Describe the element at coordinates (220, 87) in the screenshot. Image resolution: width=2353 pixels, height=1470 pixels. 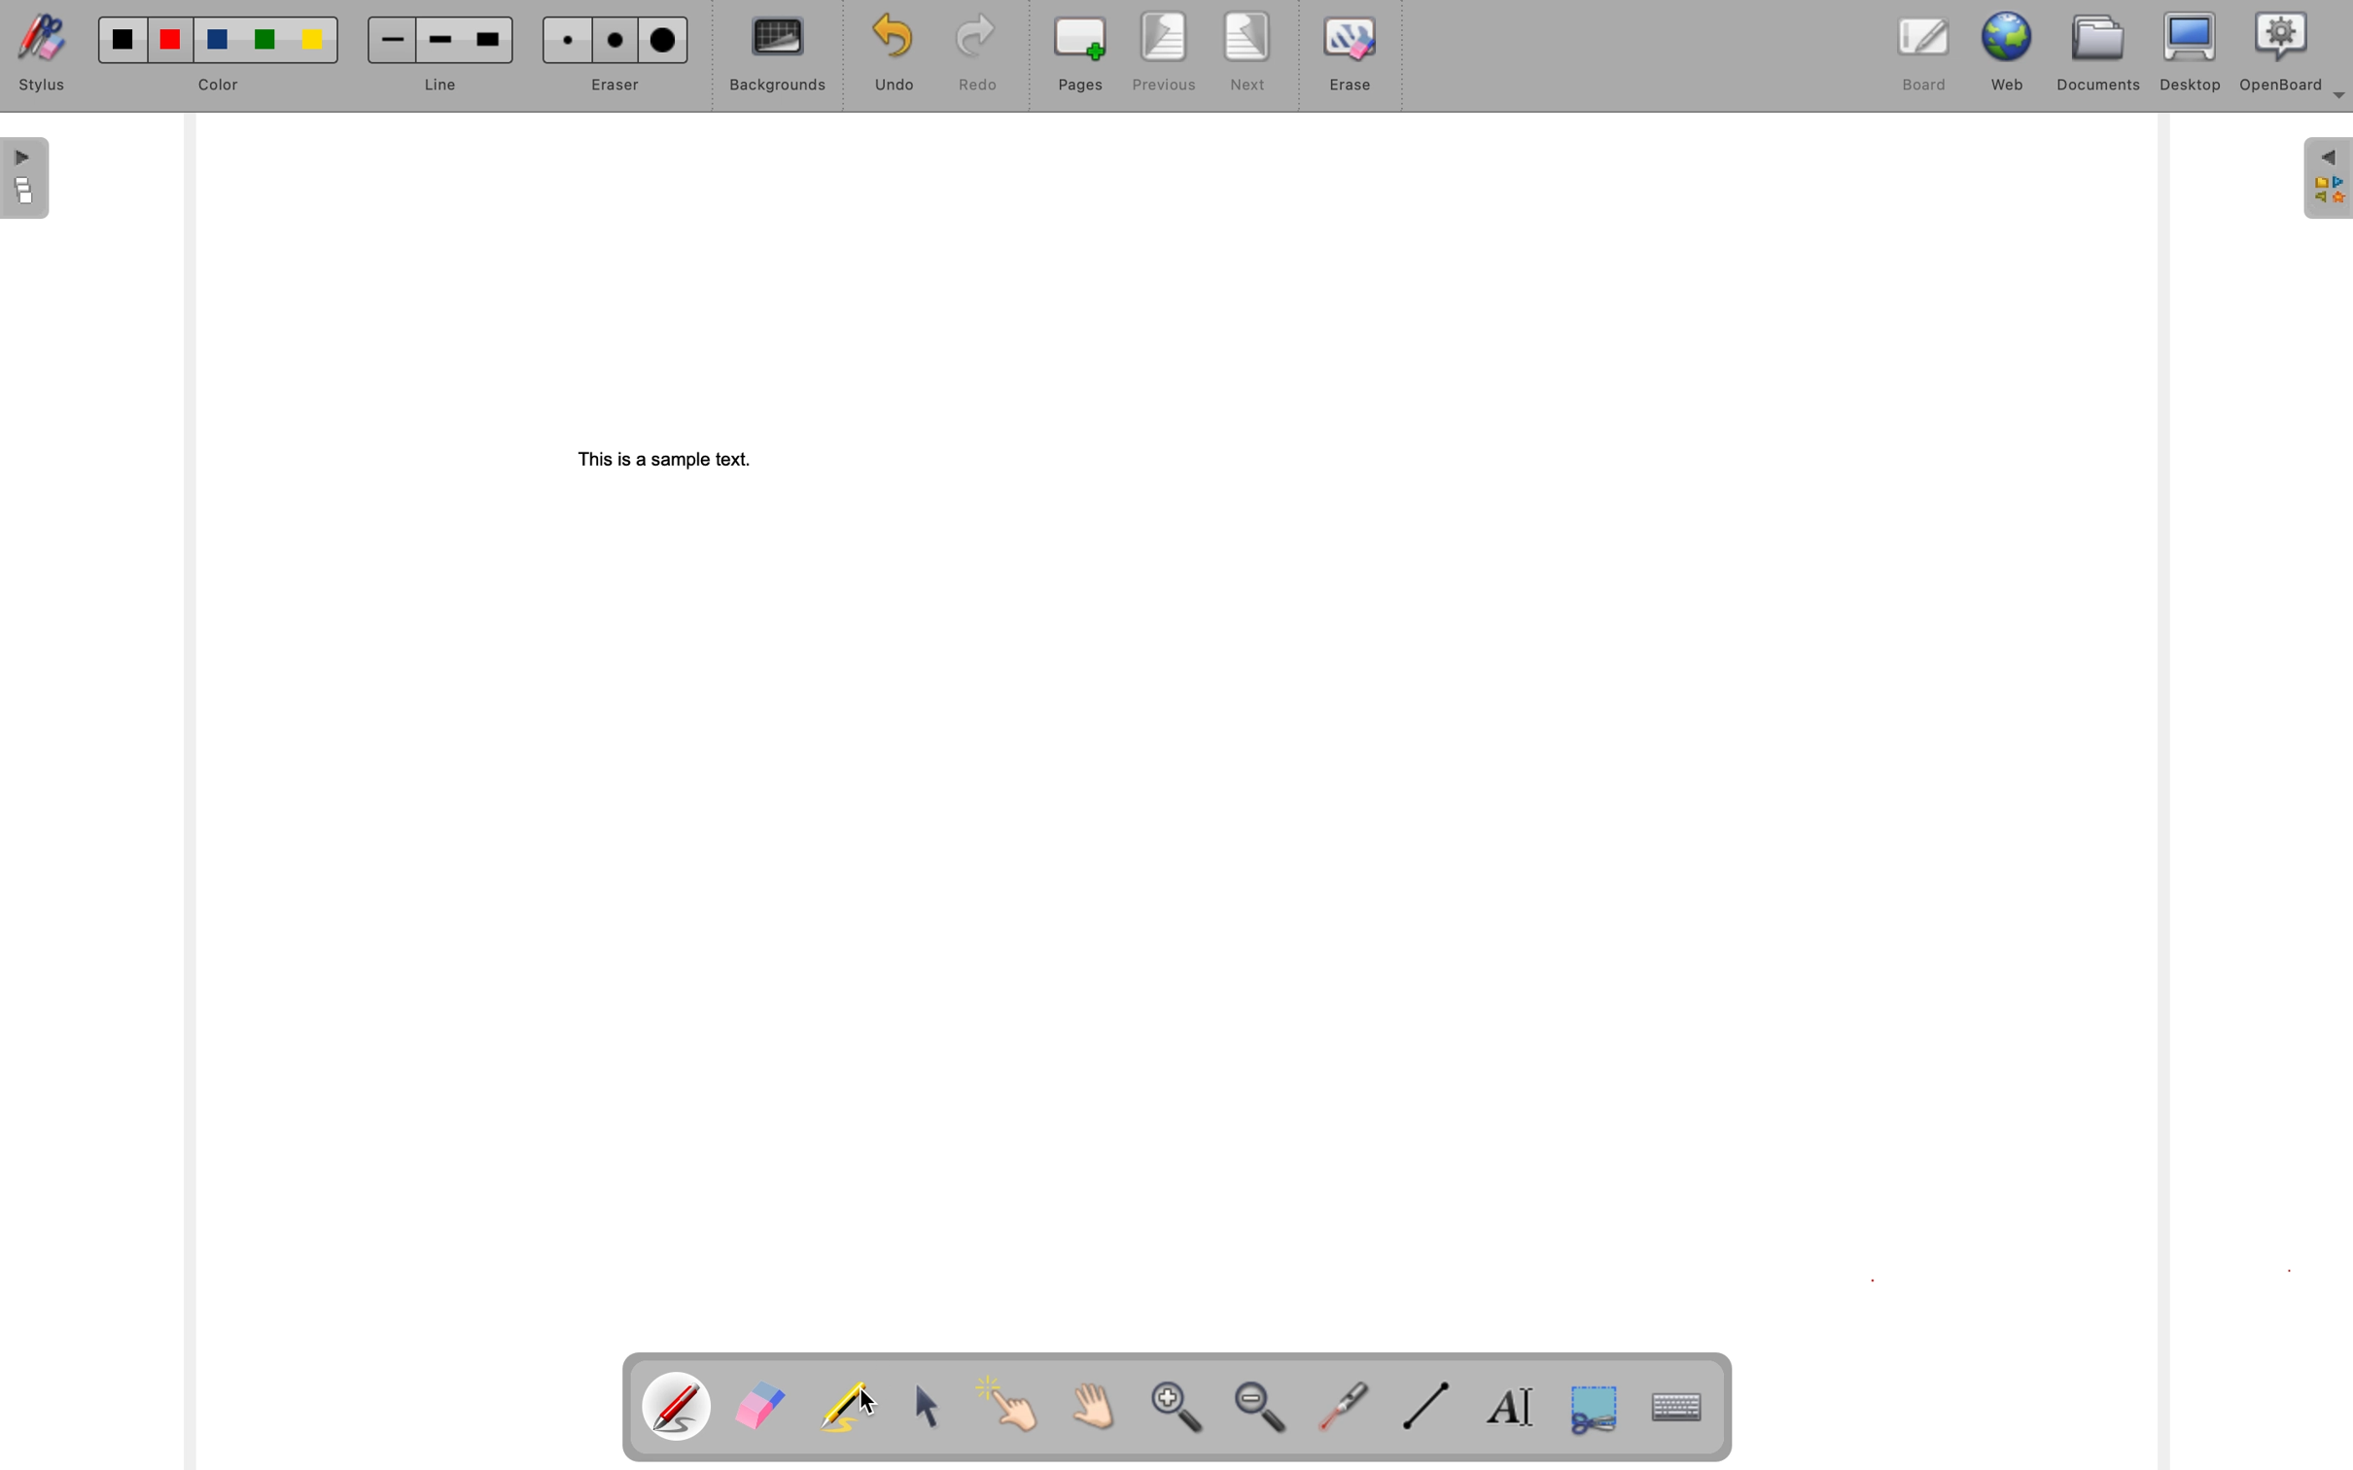
I see `color` at that location.